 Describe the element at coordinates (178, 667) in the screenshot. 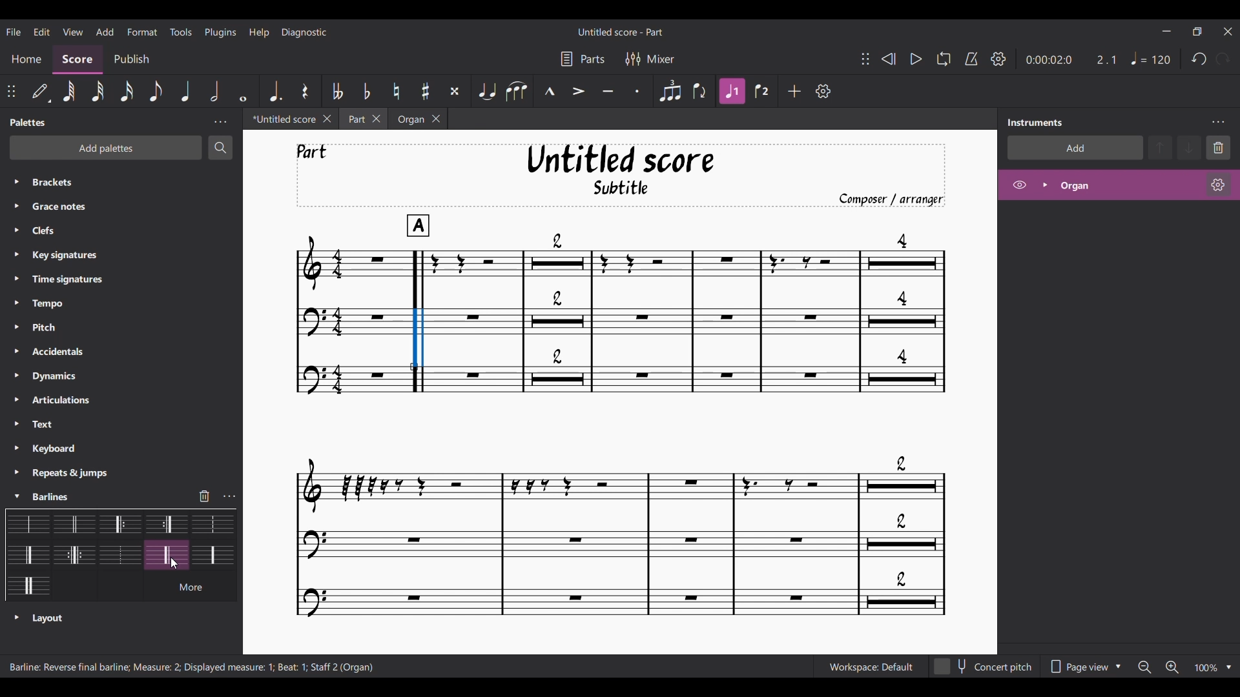

I see `Description of current selection` at that location.